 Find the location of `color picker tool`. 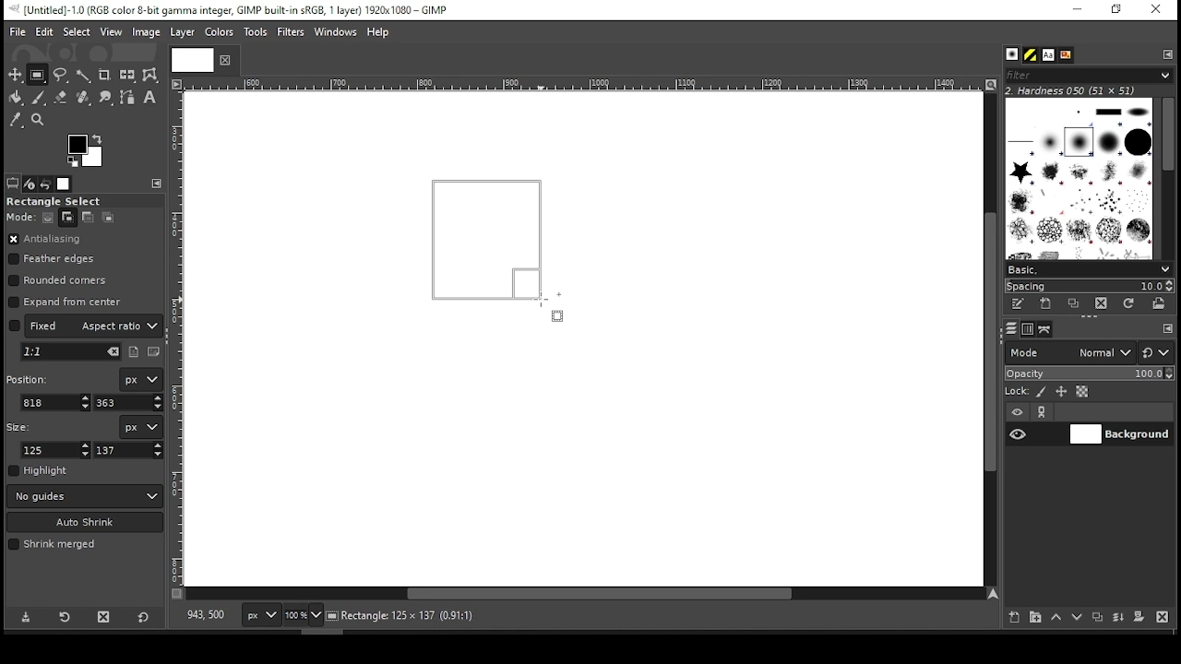

color picker tool is located at coordinates (15, 122).